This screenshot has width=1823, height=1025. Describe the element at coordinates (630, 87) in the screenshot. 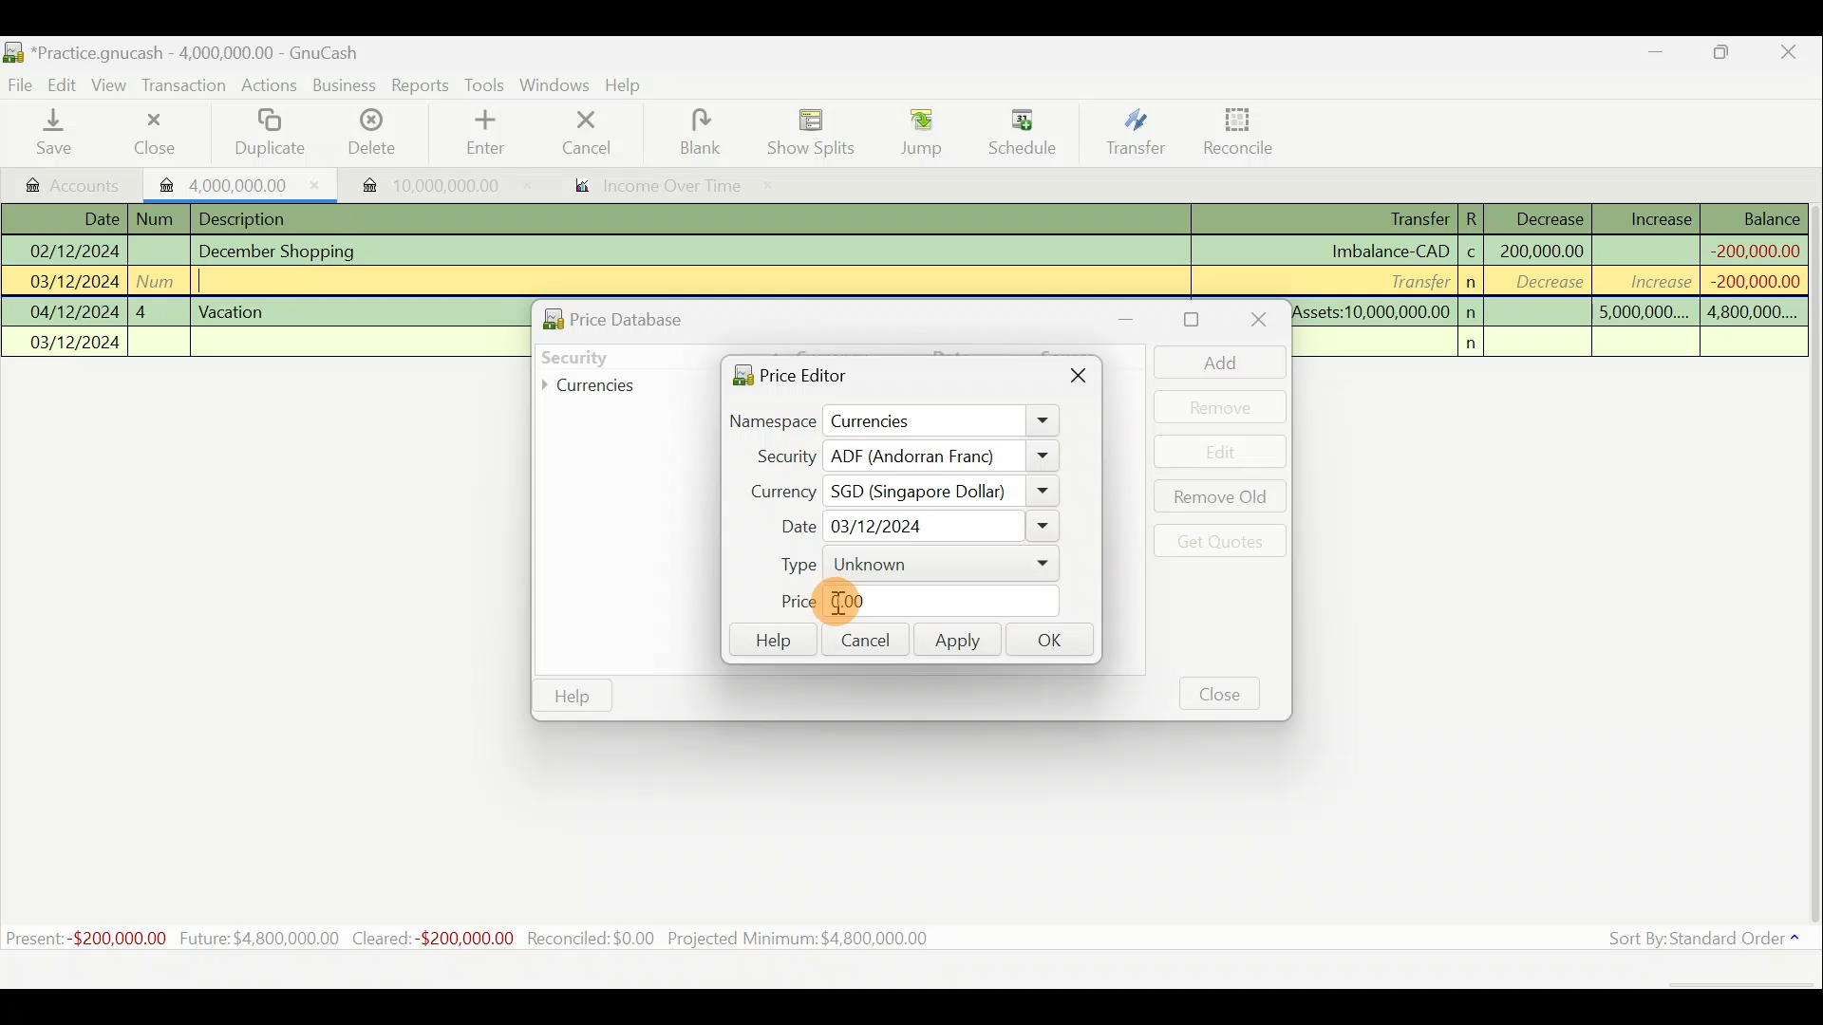

I see `Help` at that location.